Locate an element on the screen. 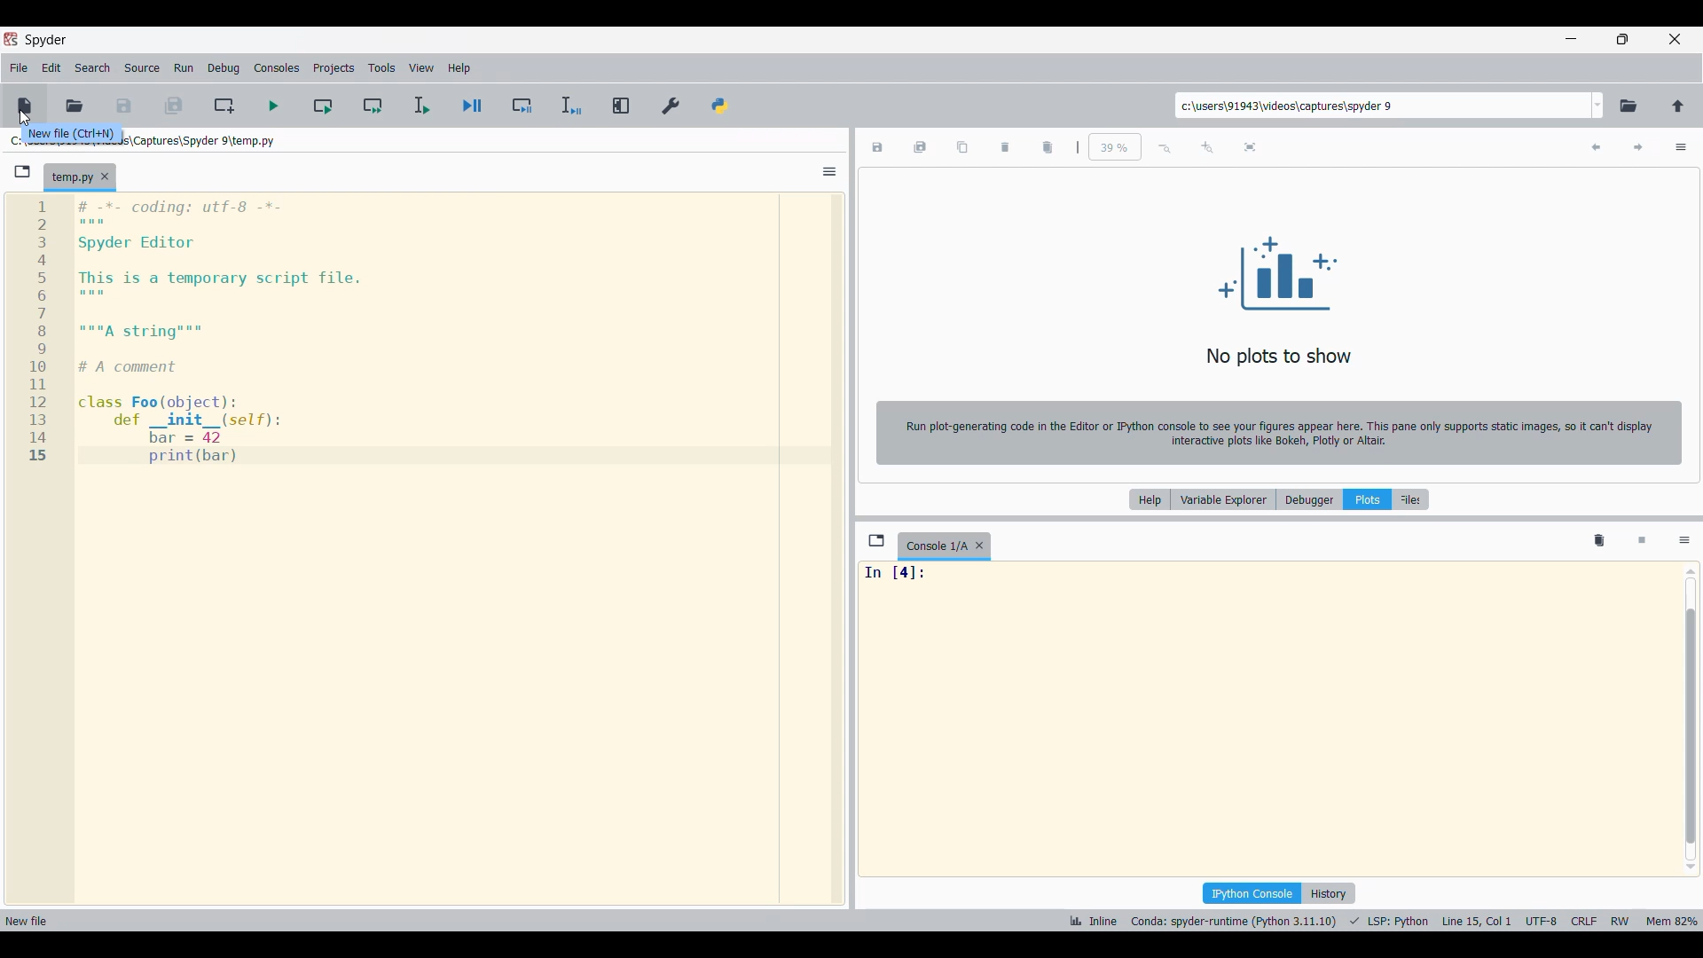  cursor position is located at coordinates (1473, 921).